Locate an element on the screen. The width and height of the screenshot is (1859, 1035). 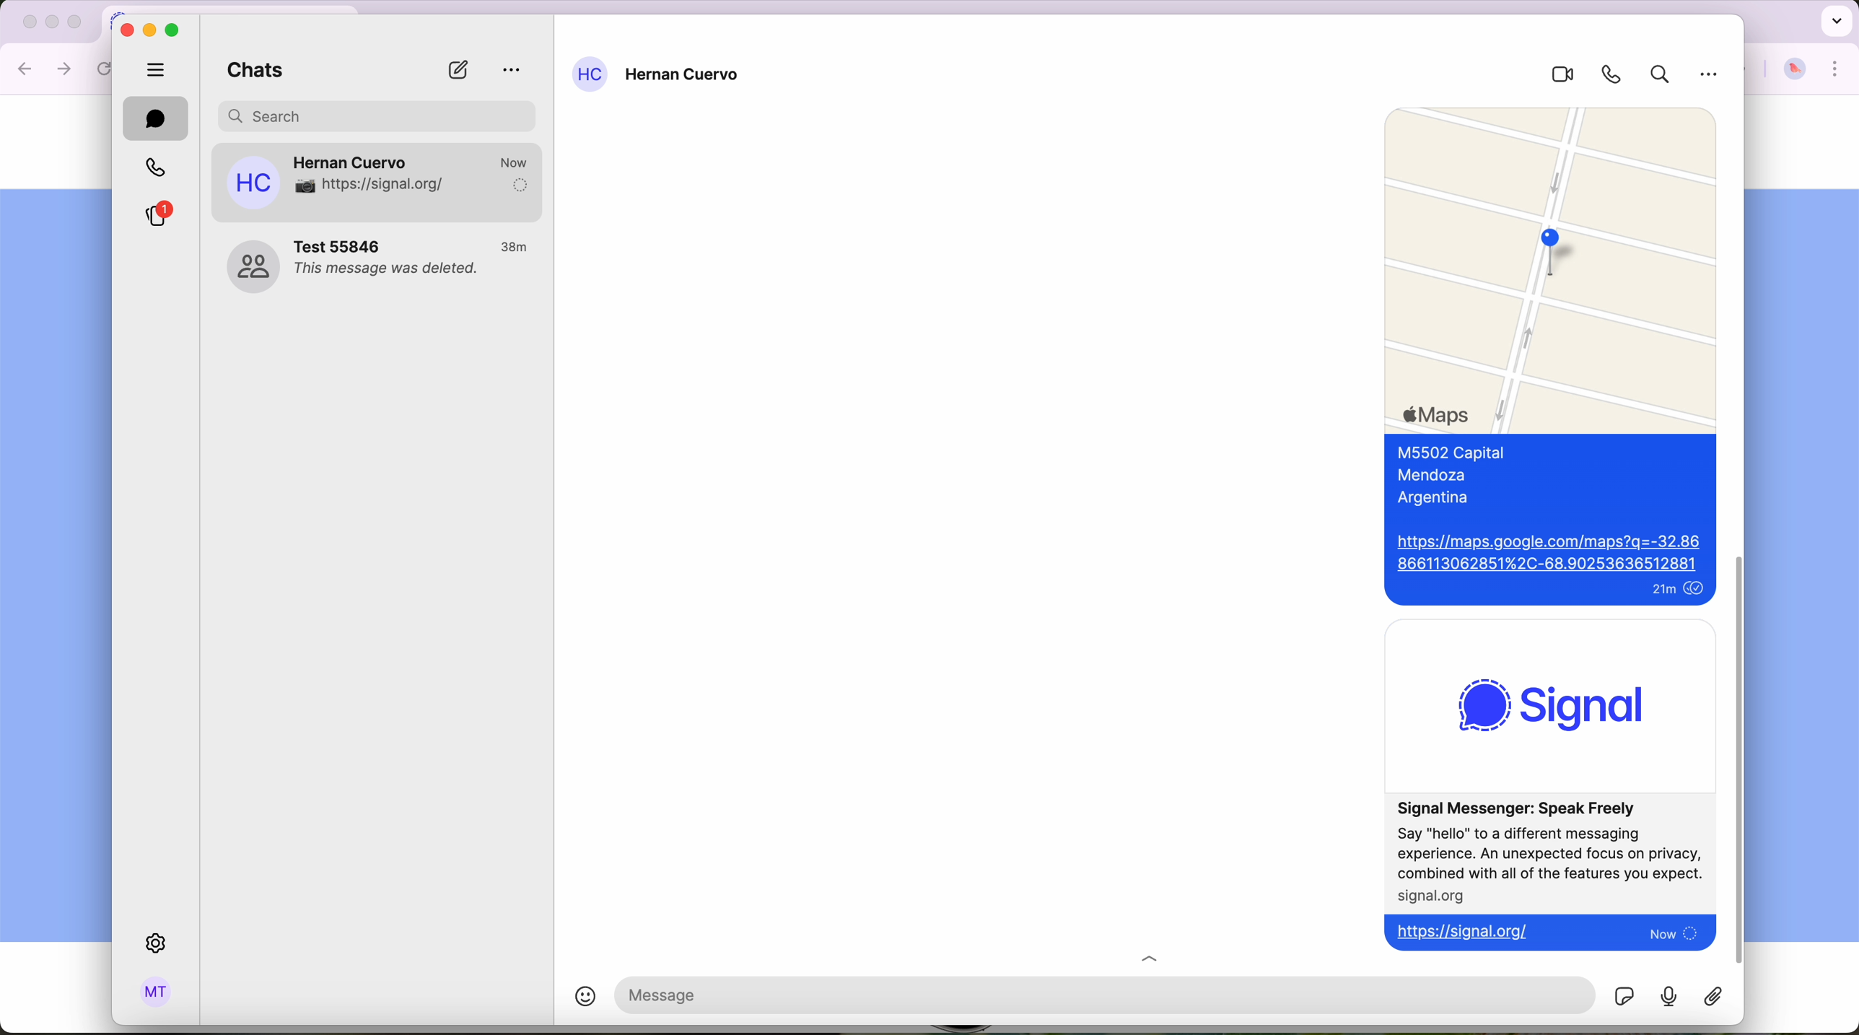
Argentina... is located at coordinates (334, 206).